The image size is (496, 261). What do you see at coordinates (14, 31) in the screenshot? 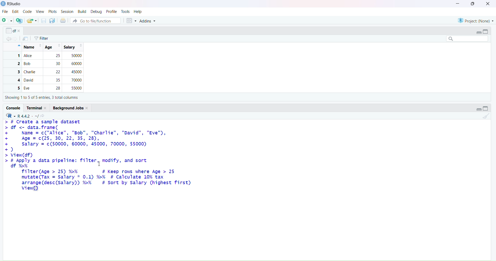
I see `options of x` at bounding box center [14, 31].